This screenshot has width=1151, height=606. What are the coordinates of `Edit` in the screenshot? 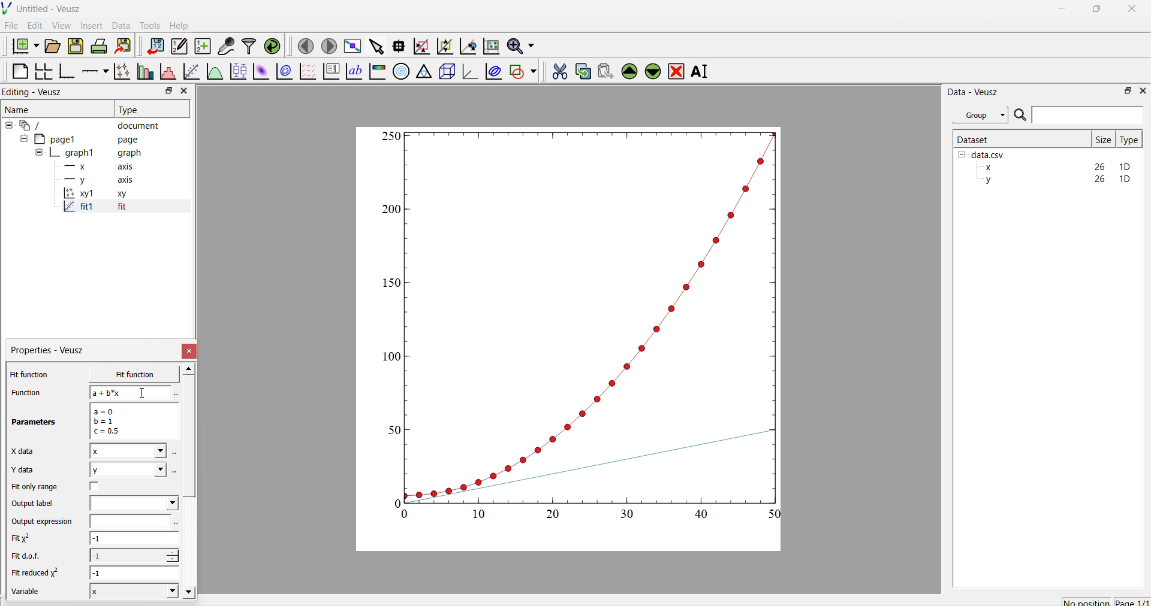 It's located at (34, 25).